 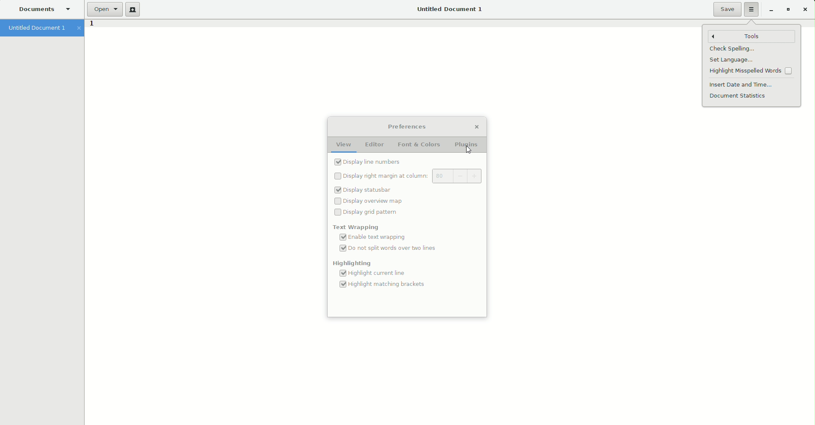 What do you see at coordinates (385, 286) in the screenshot?
I see `highlight matching brackets` at bounding box center [385, 286].